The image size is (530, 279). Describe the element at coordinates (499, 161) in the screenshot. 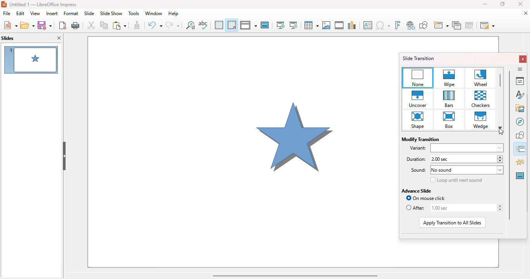

I see `decrease duration` at that location.